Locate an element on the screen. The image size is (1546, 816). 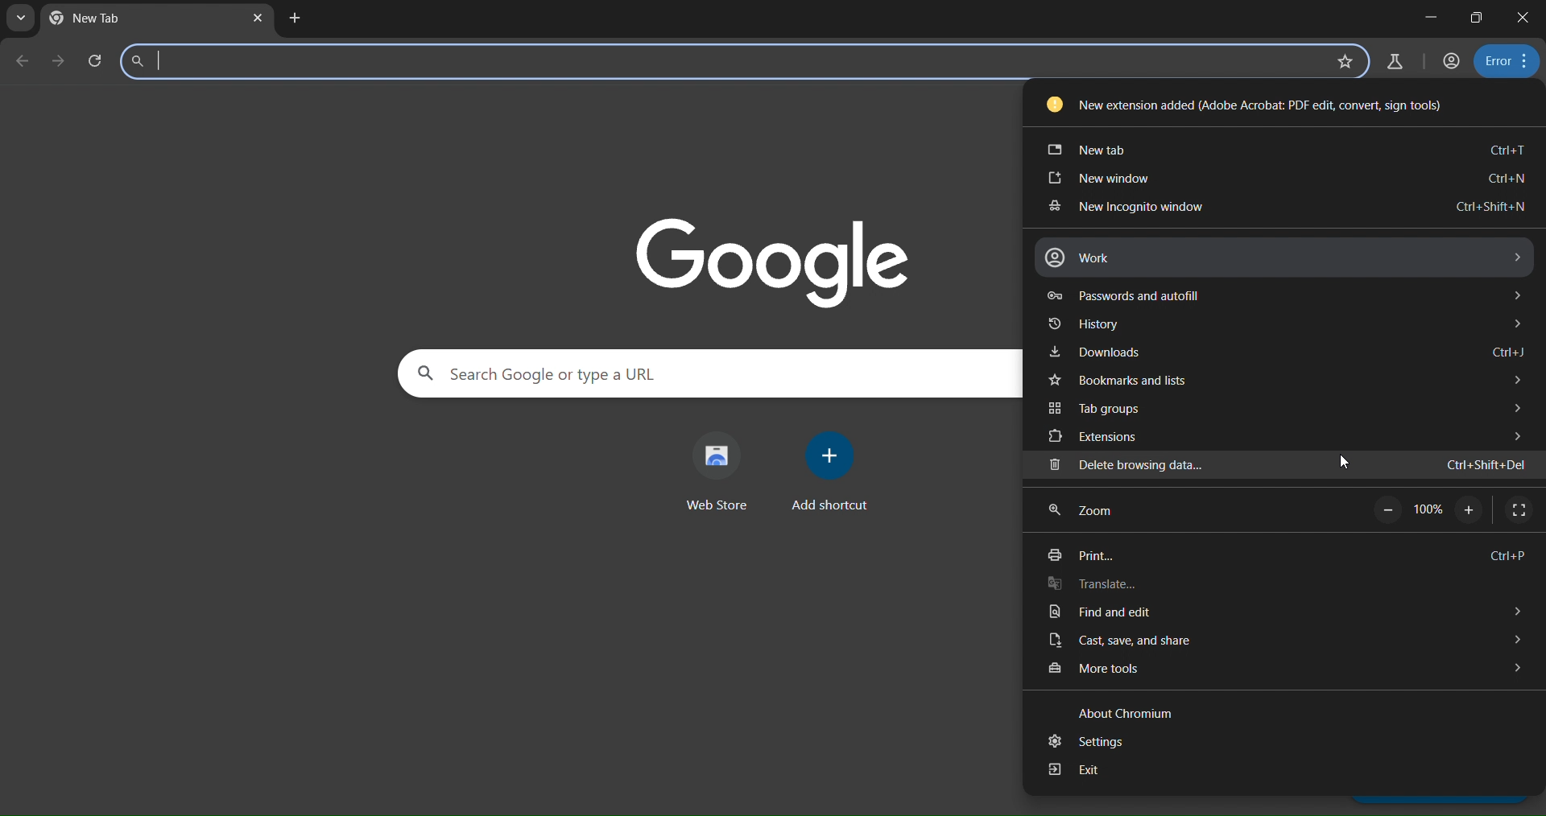
work is located at coordinates (1285, 259).